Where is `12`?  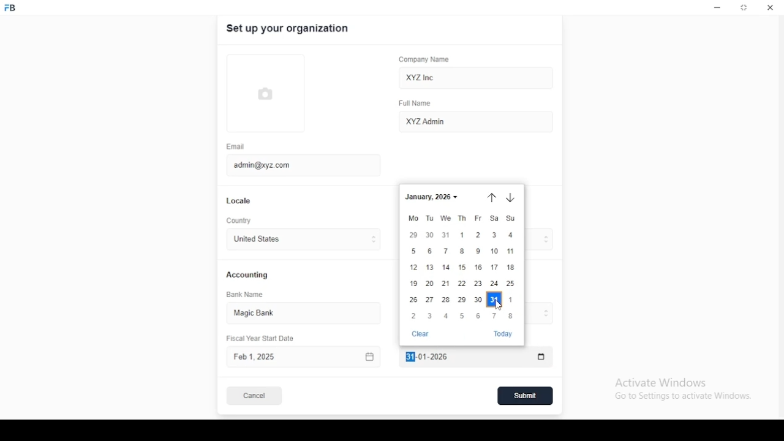 12 is located at coordinates (412, 269).